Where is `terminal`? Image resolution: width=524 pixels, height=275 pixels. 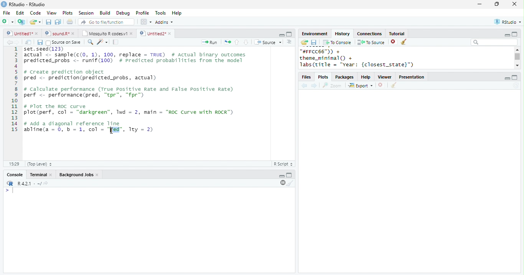
terminal is located at coordinates (37, 175).